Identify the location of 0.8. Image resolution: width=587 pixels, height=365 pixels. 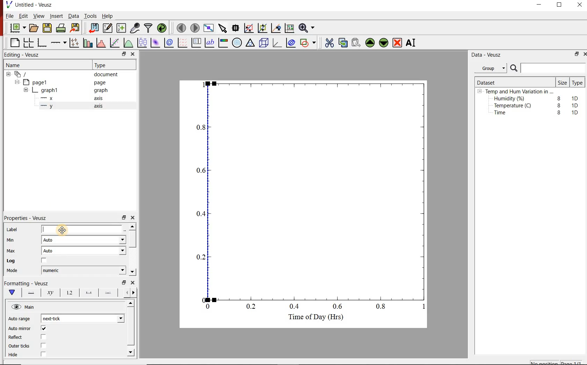
(201, 127).